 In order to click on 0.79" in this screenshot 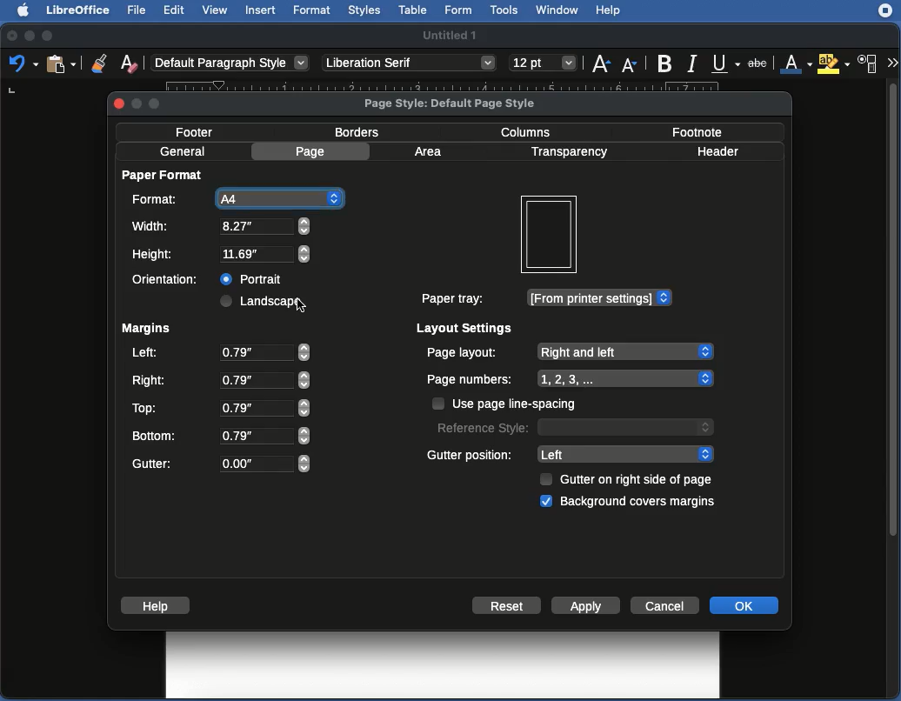, I will do `click(264, 380)`.